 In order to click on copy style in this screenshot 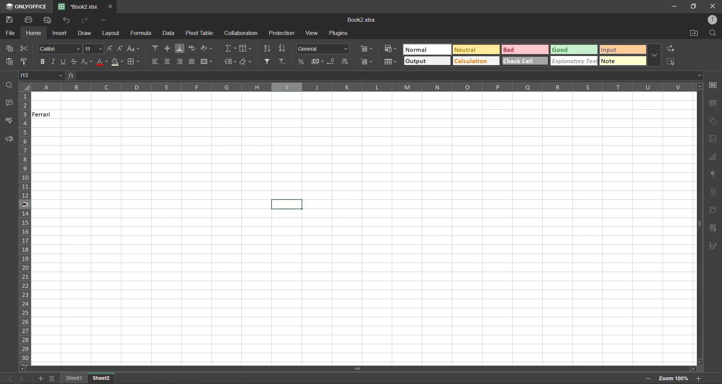, I will do `click(26, 60)`.